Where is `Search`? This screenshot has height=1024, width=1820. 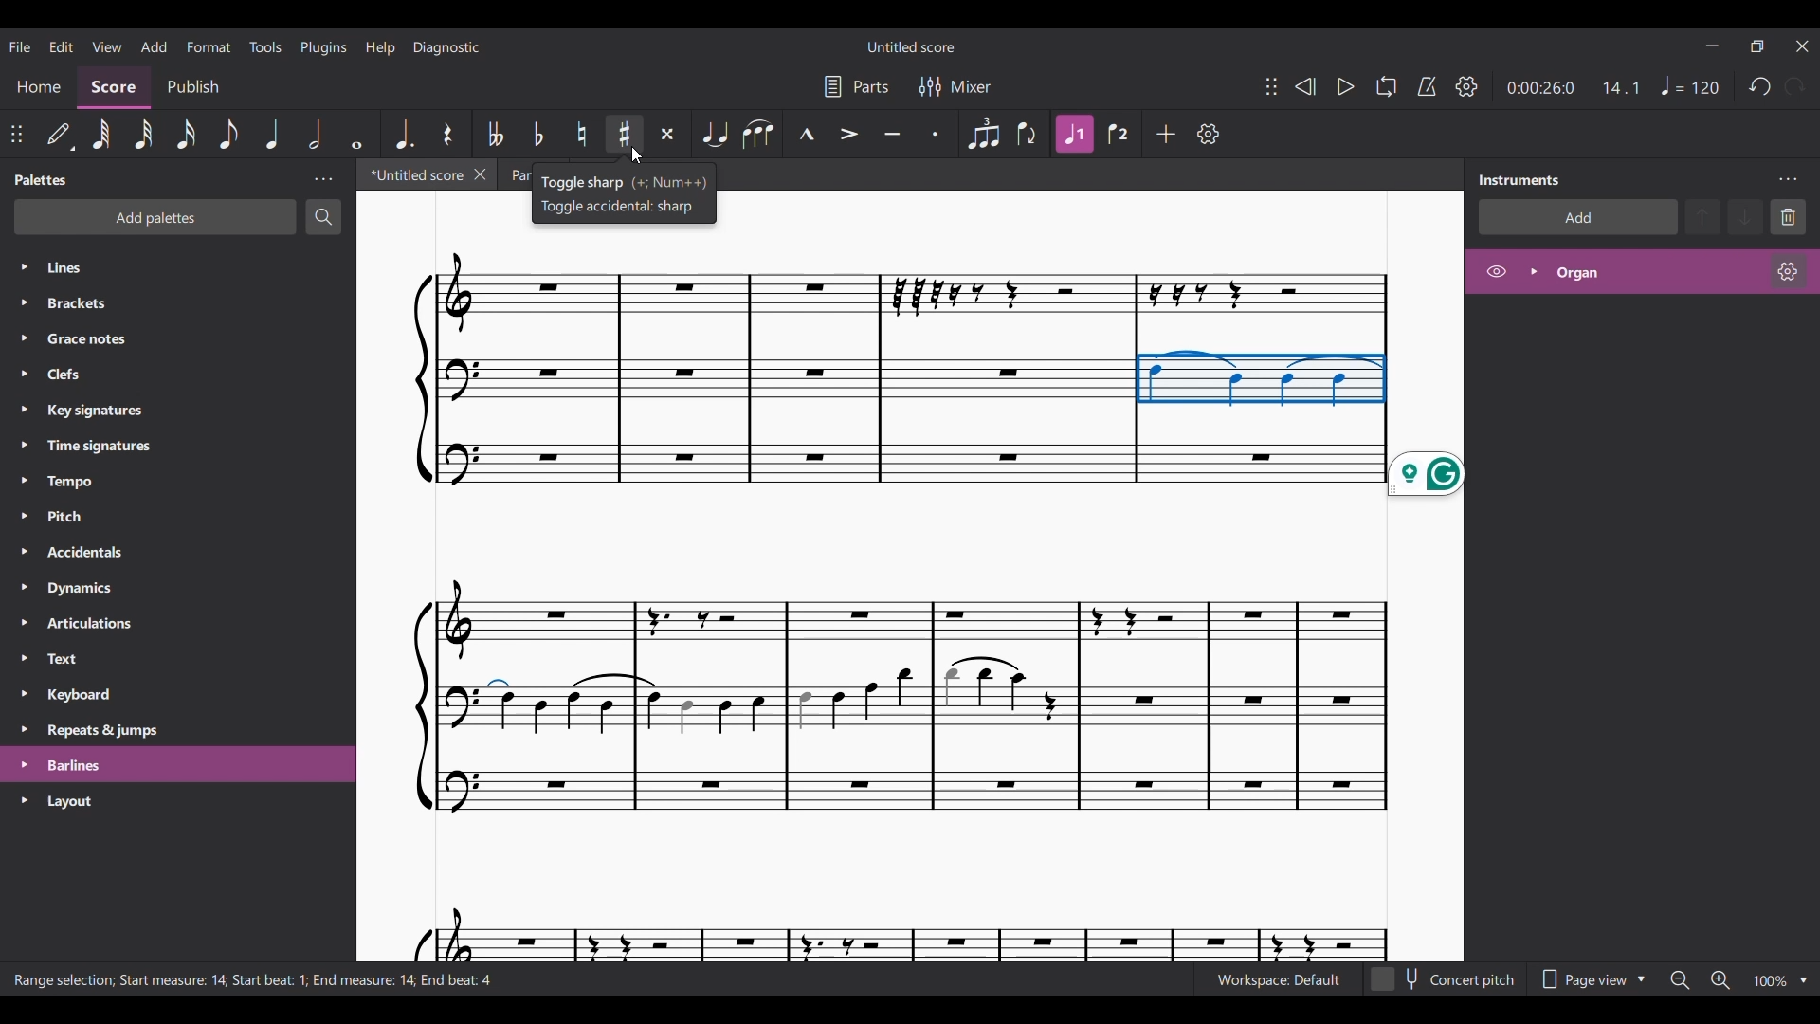 Search is located at coordinates (322, 218).